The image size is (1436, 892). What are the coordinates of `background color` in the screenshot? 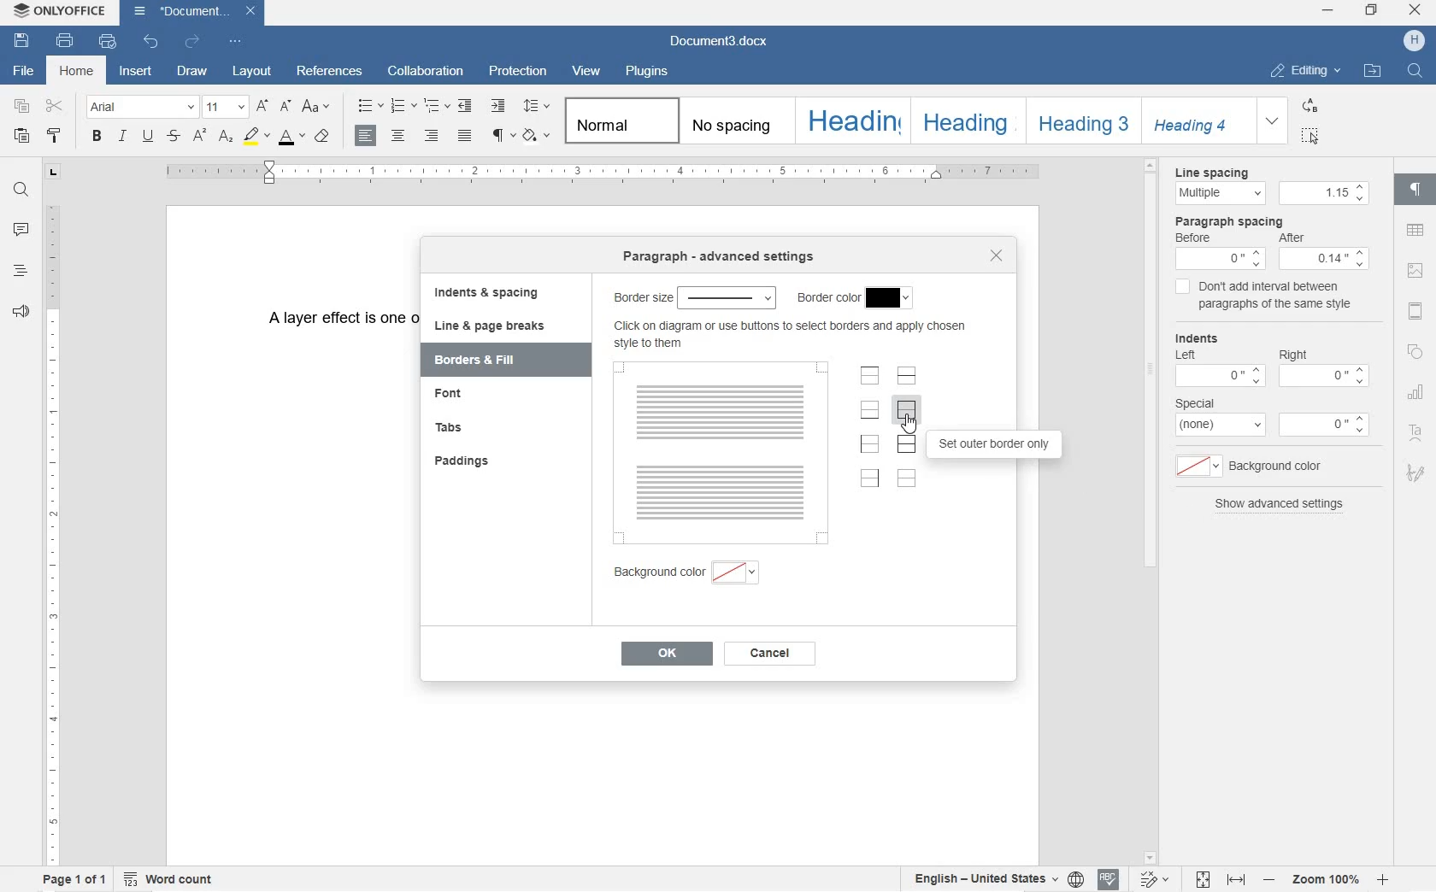 It's located at (1258, 466).